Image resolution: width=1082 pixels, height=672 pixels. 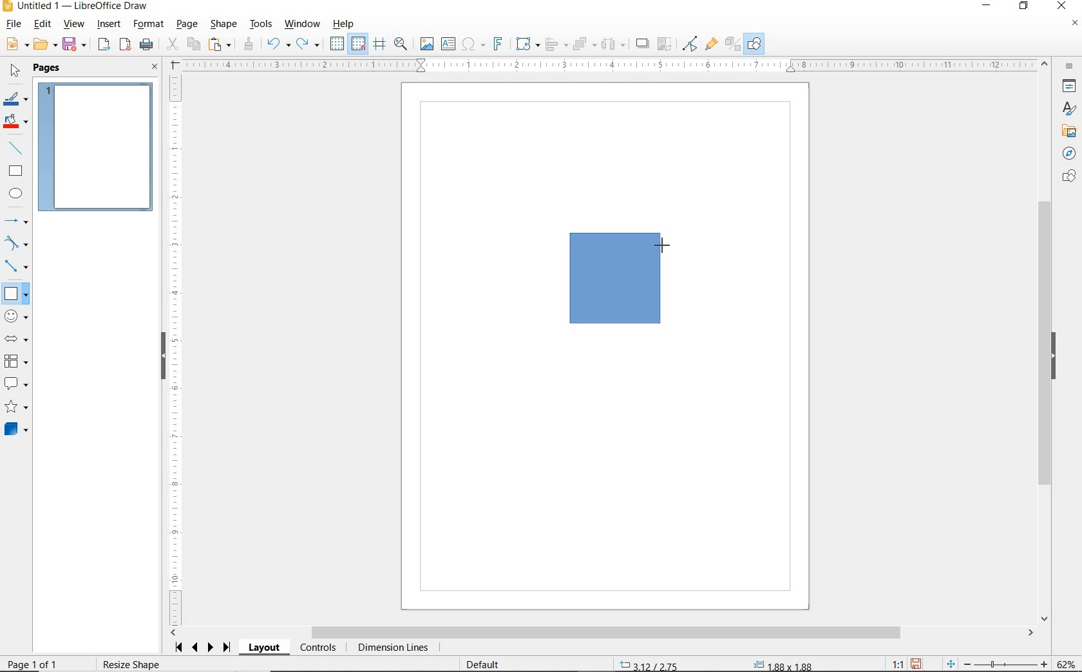 I want to click on TRANSFORMATIONS, so click(x=526, y=44).